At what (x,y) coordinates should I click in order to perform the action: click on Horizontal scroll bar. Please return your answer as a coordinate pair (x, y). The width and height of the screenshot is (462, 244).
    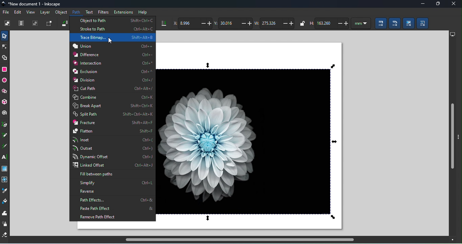
    Looking at the image, I should click on (239, 241).